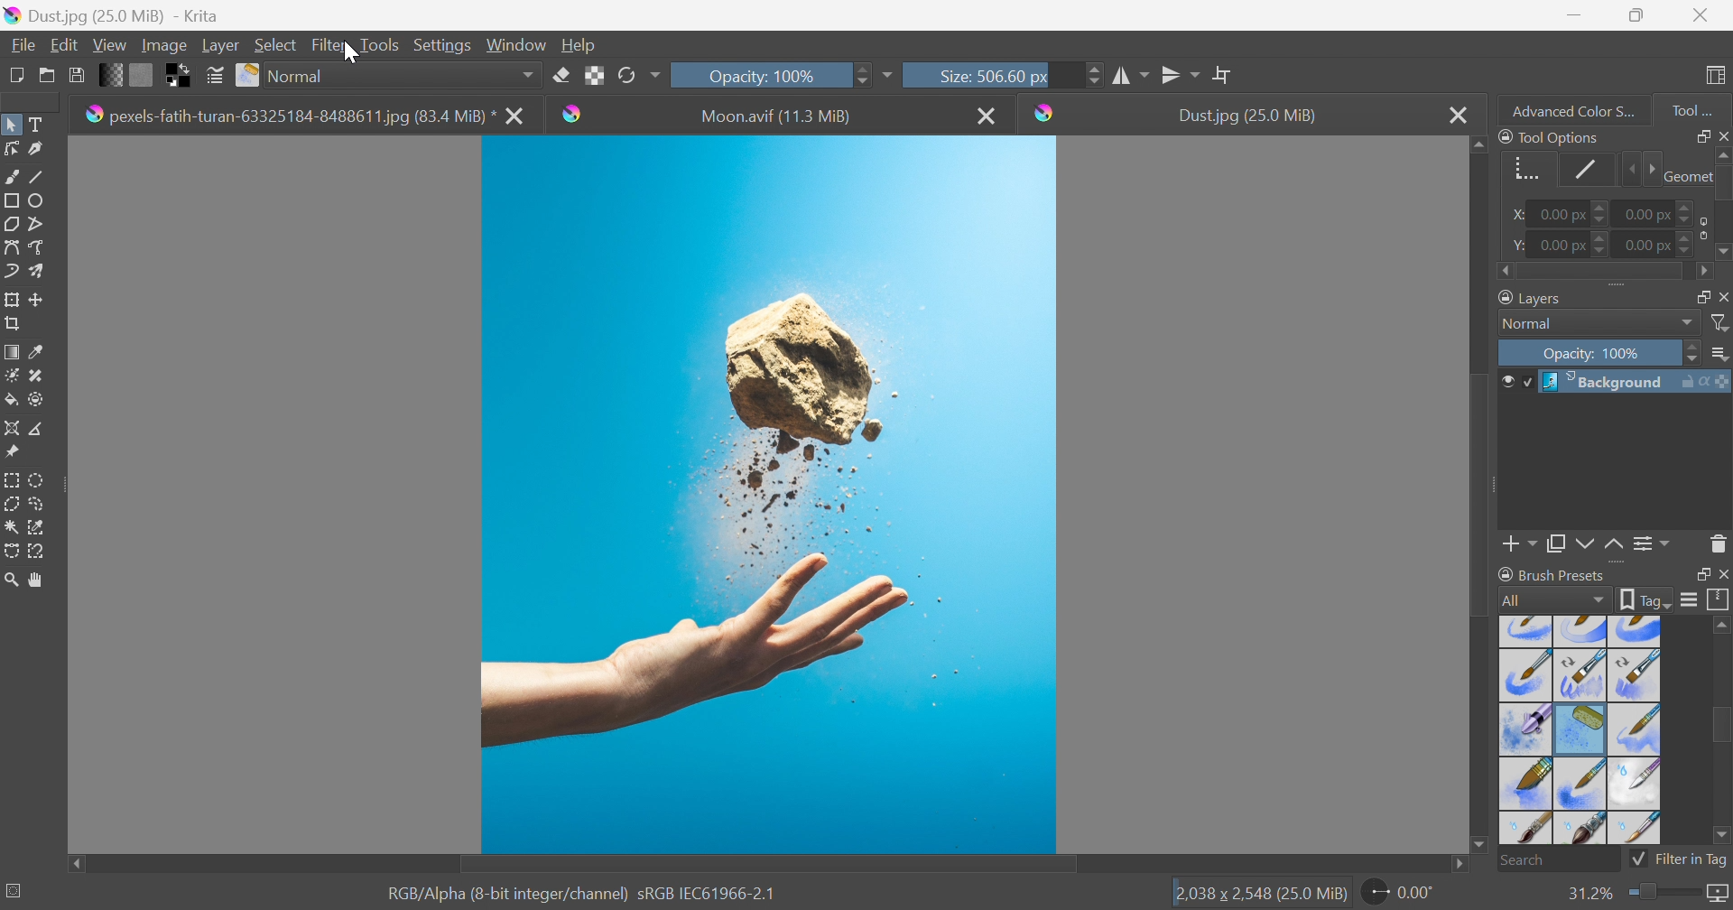  Describe the element at coordinates (349, 55) in the screenshot. I see `cursor` at that location.